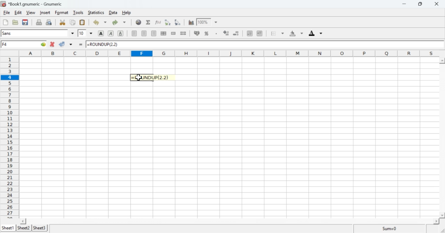  Describe the element at coordinates (8, 226) in the screenshot. I see `Sheet1` at that location.